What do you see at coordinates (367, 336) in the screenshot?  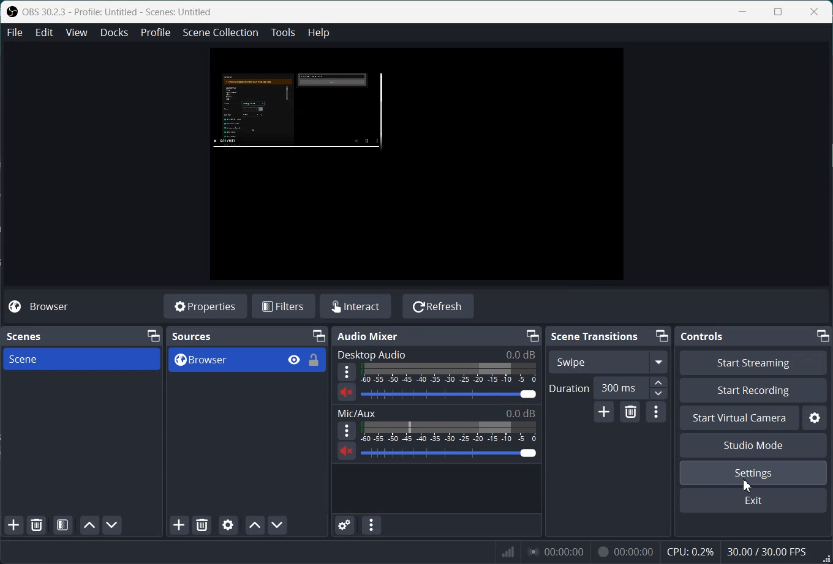 I see `Audio Mixer` at bounding box center [367, 336].